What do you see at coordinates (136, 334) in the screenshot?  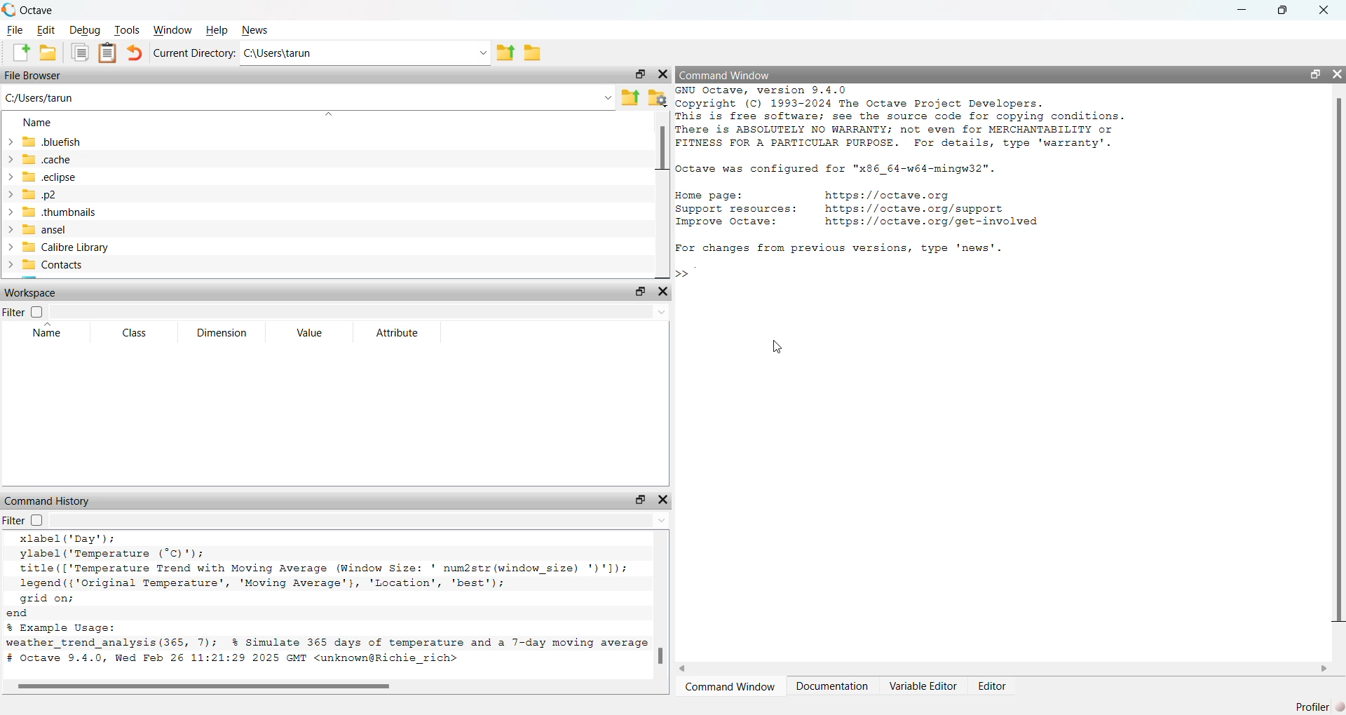 I see `Class` at bounding box center [136, 334].